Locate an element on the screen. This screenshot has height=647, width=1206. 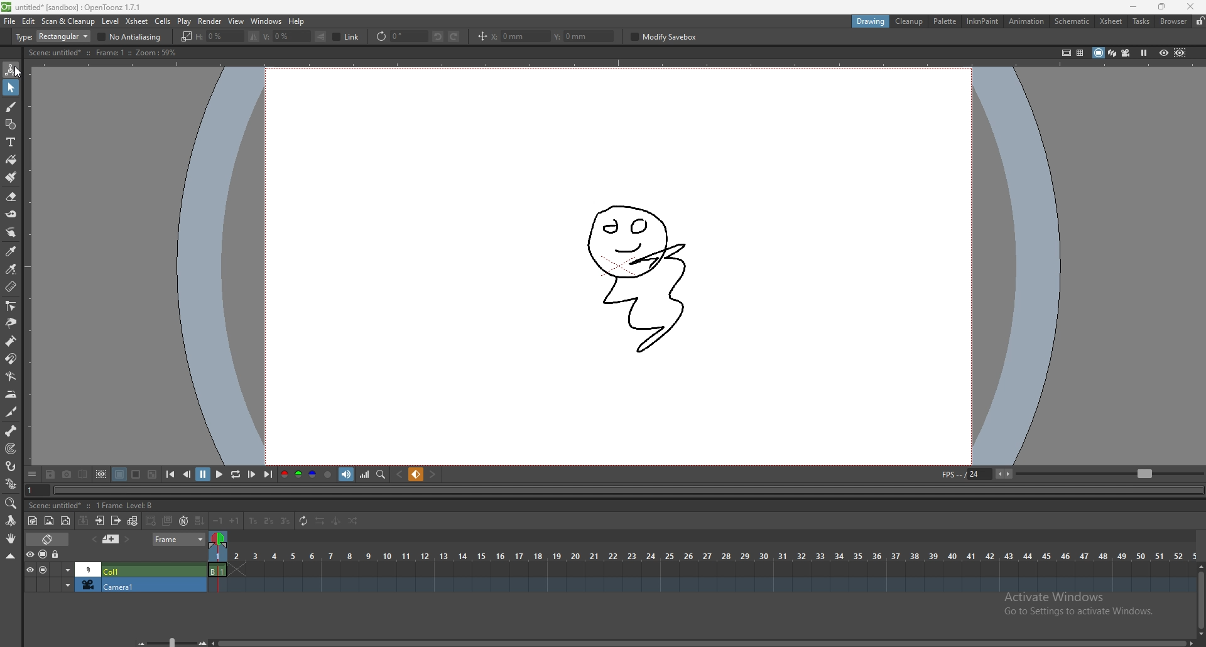
skeleton is located at coordinates (12, 430).